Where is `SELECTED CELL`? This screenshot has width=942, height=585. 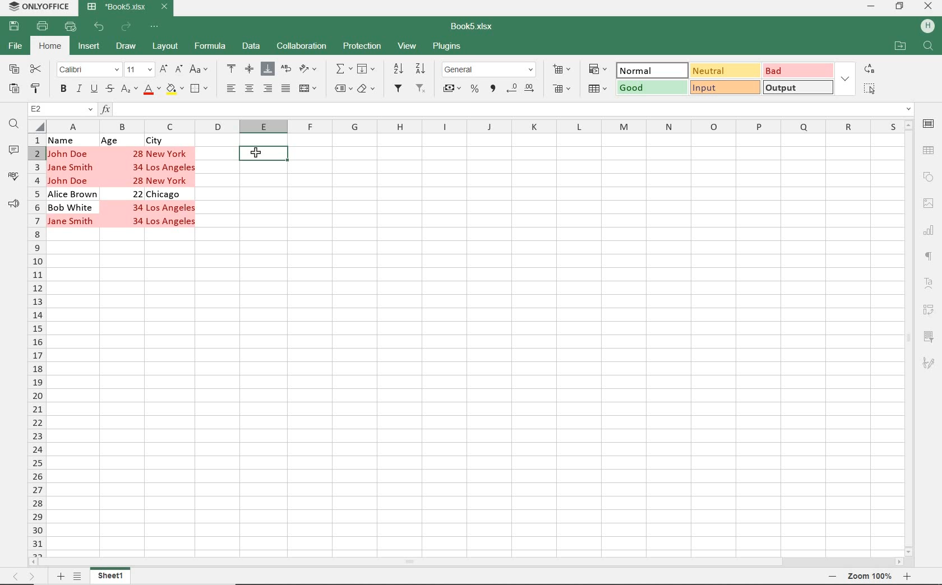 SELECTED CELL is located at coordinates (264, 155).